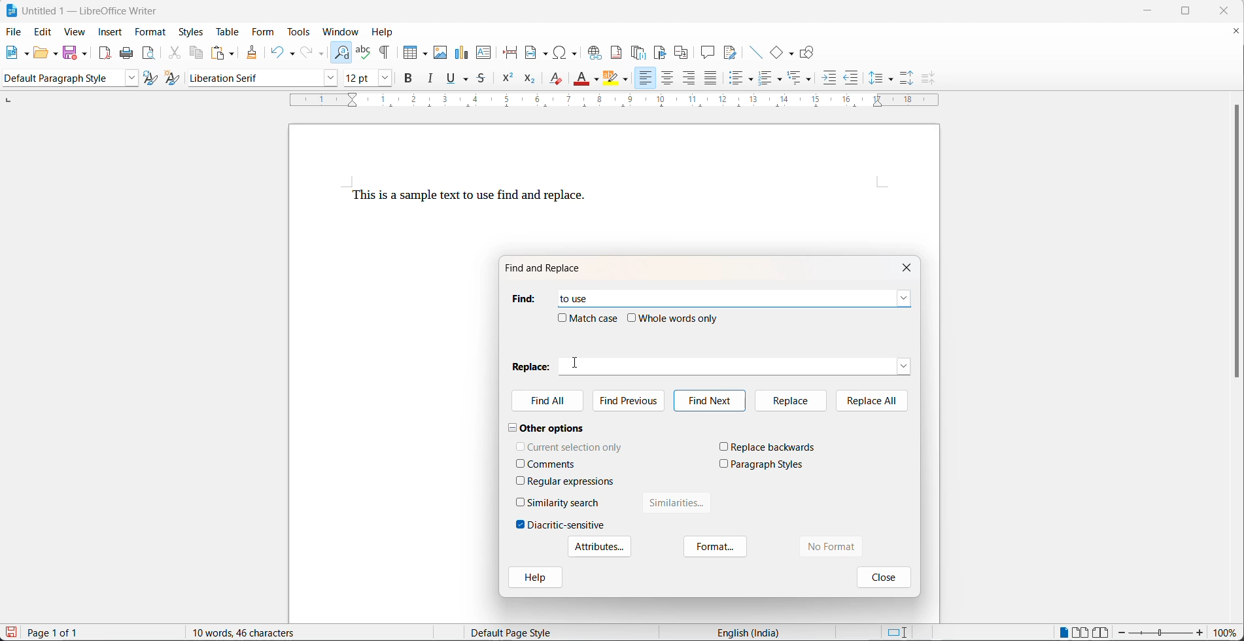 Image resolution: width=1244 pixels, height=641 pixels. I want to click on find and replace, so click(342, 50).